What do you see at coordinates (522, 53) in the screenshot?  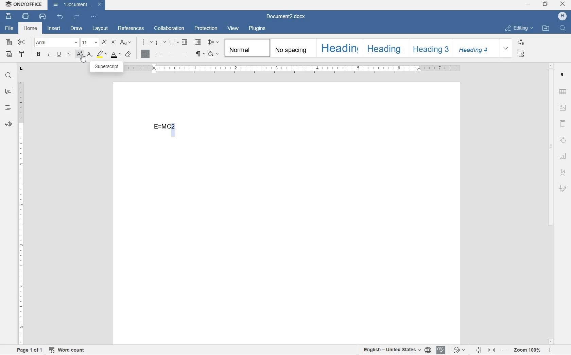 I see `select all` at bounding box center [522, 53].